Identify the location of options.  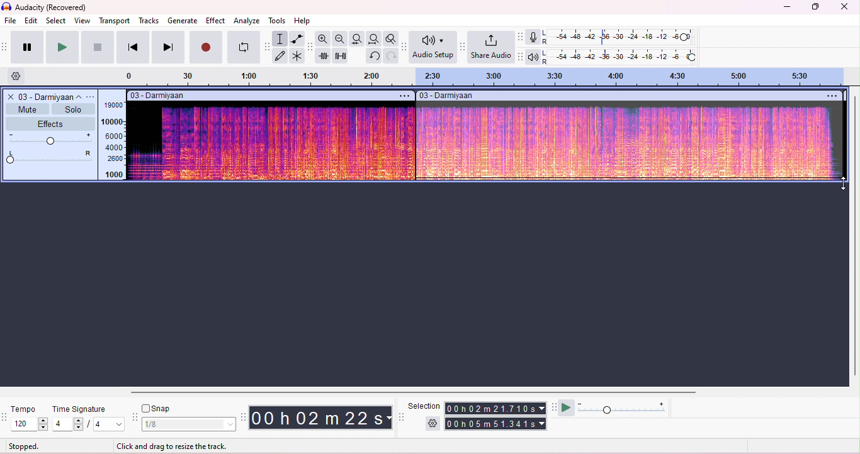
(93, 96).